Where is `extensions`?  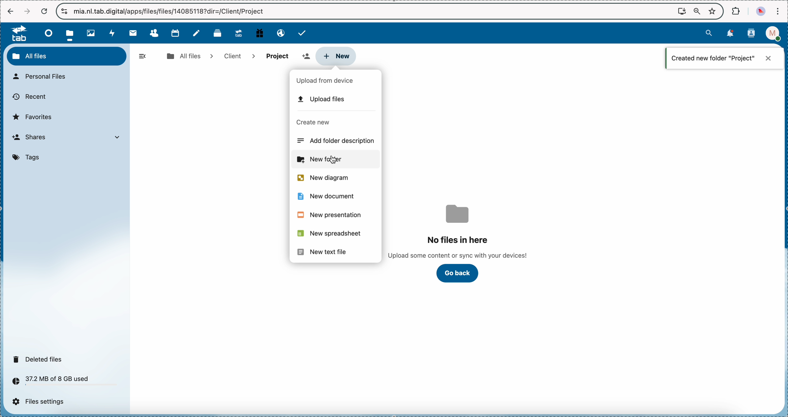 extensions is located at coordinates (737, 10).